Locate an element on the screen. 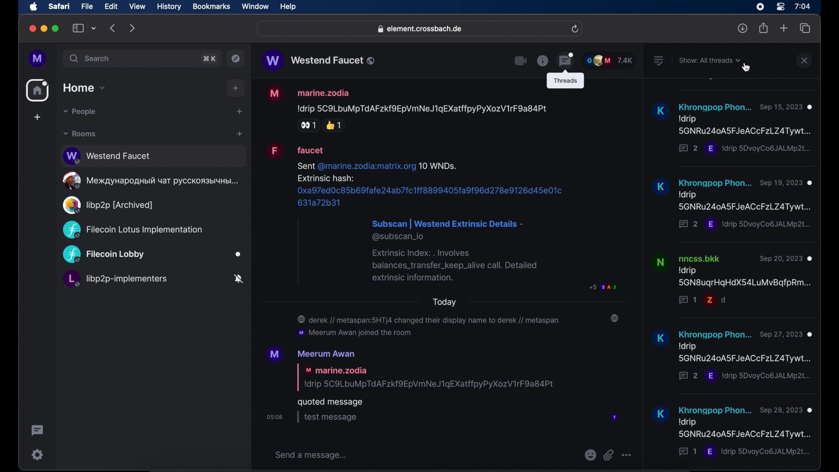 Image resolution: width=839 pixels, height=472 pixels. K is located at coordinates (661, 186).